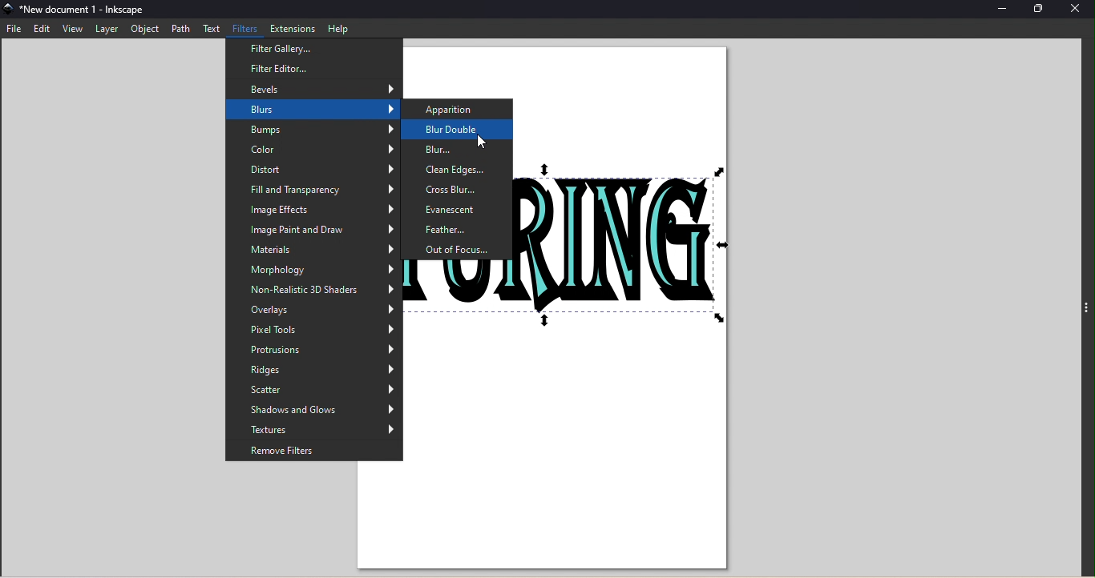 The image size is (1095, 578). I want to click on *New document 1 - Inkscape, so click(103, 11).